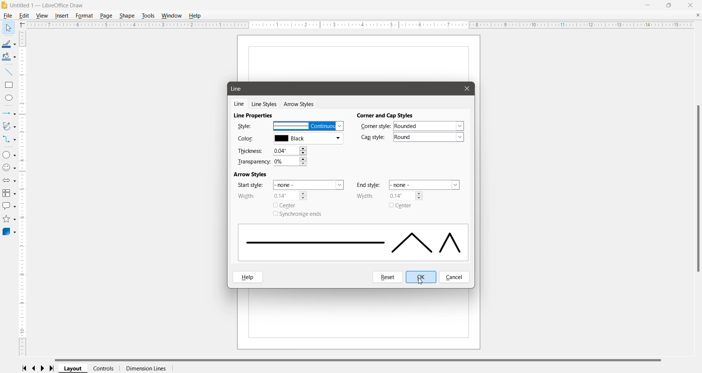  Describe the element at coordinates (290, 151) in the screenshot. I see `Set the required Thickness` at that location.